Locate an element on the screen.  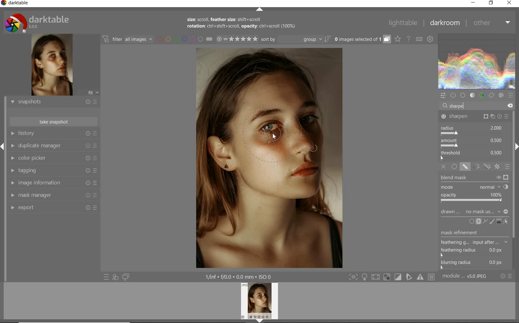
sort is located at coordinates (295, 40).